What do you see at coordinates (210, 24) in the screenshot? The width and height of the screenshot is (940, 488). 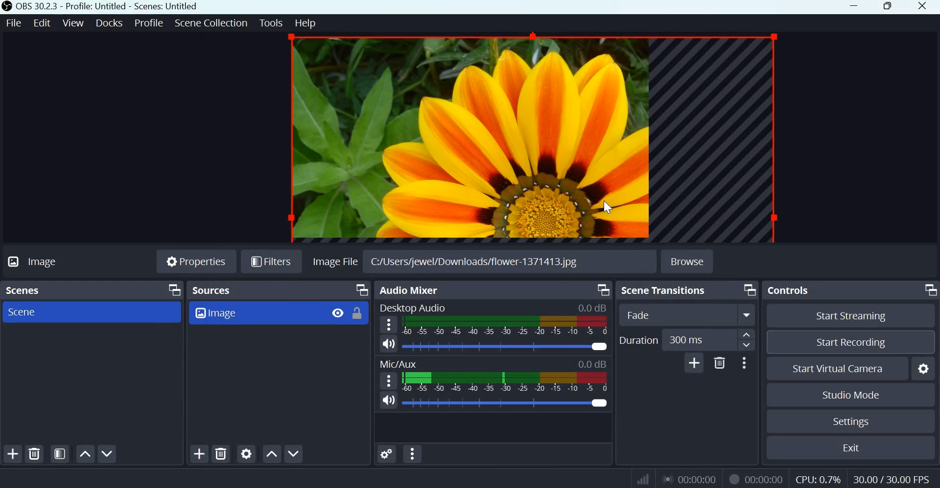 I see `Scene Collections` at bounding box center [210, 24].